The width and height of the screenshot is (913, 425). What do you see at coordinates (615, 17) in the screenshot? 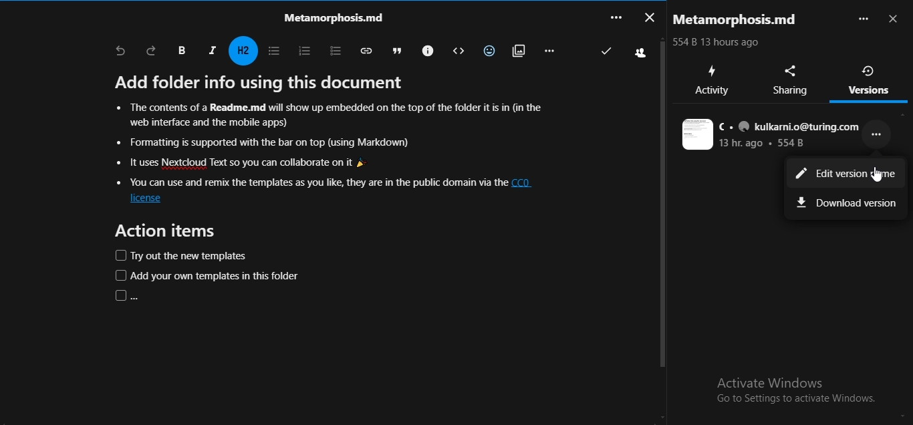
I see `...` at bounding box center [615, 17].